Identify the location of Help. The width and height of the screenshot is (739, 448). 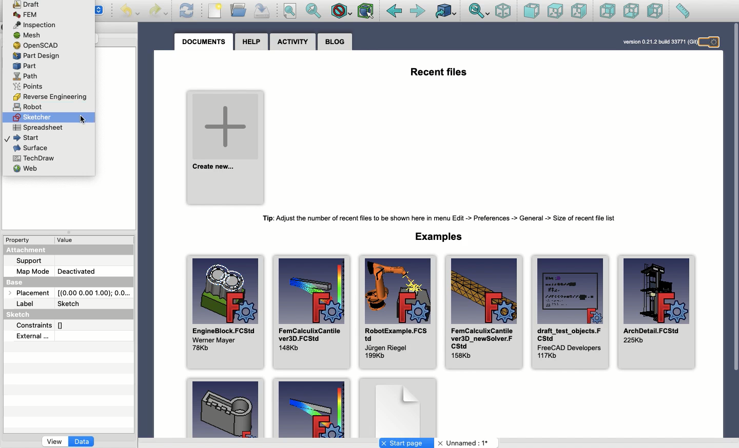
(252, 43).